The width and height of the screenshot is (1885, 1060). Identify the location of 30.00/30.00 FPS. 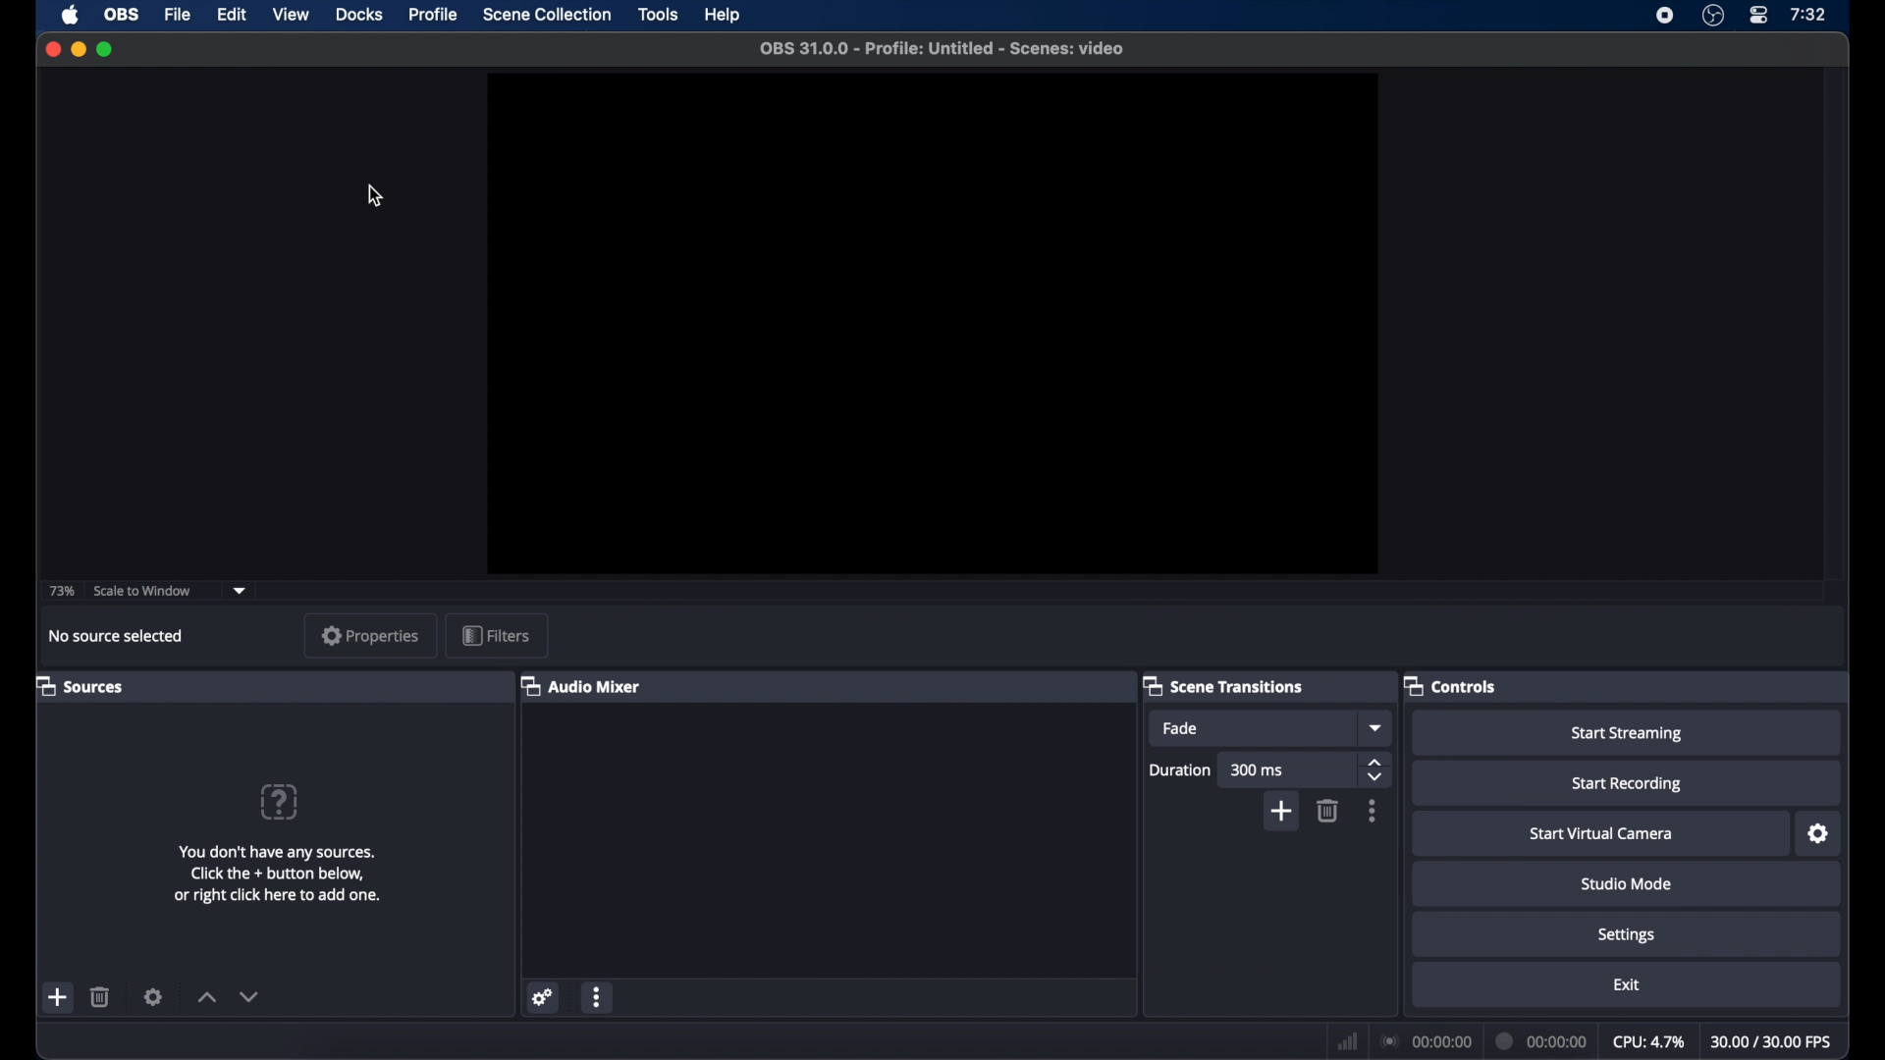
(1773, 1041).